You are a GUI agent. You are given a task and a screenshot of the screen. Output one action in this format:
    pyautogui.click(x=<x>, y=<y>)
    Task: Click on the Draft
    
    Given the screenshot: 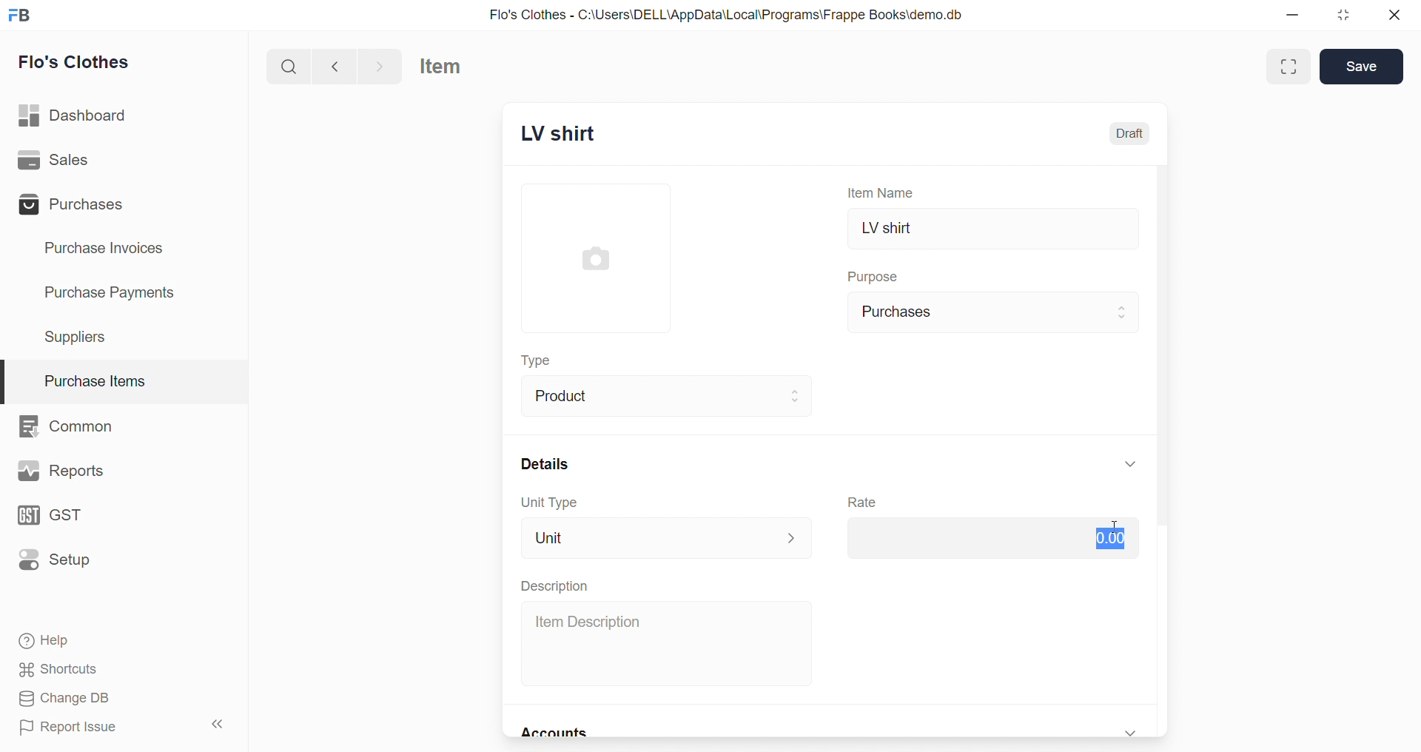 What is the action you would take?
    pyautogui.click(x=1132, y=133)
    